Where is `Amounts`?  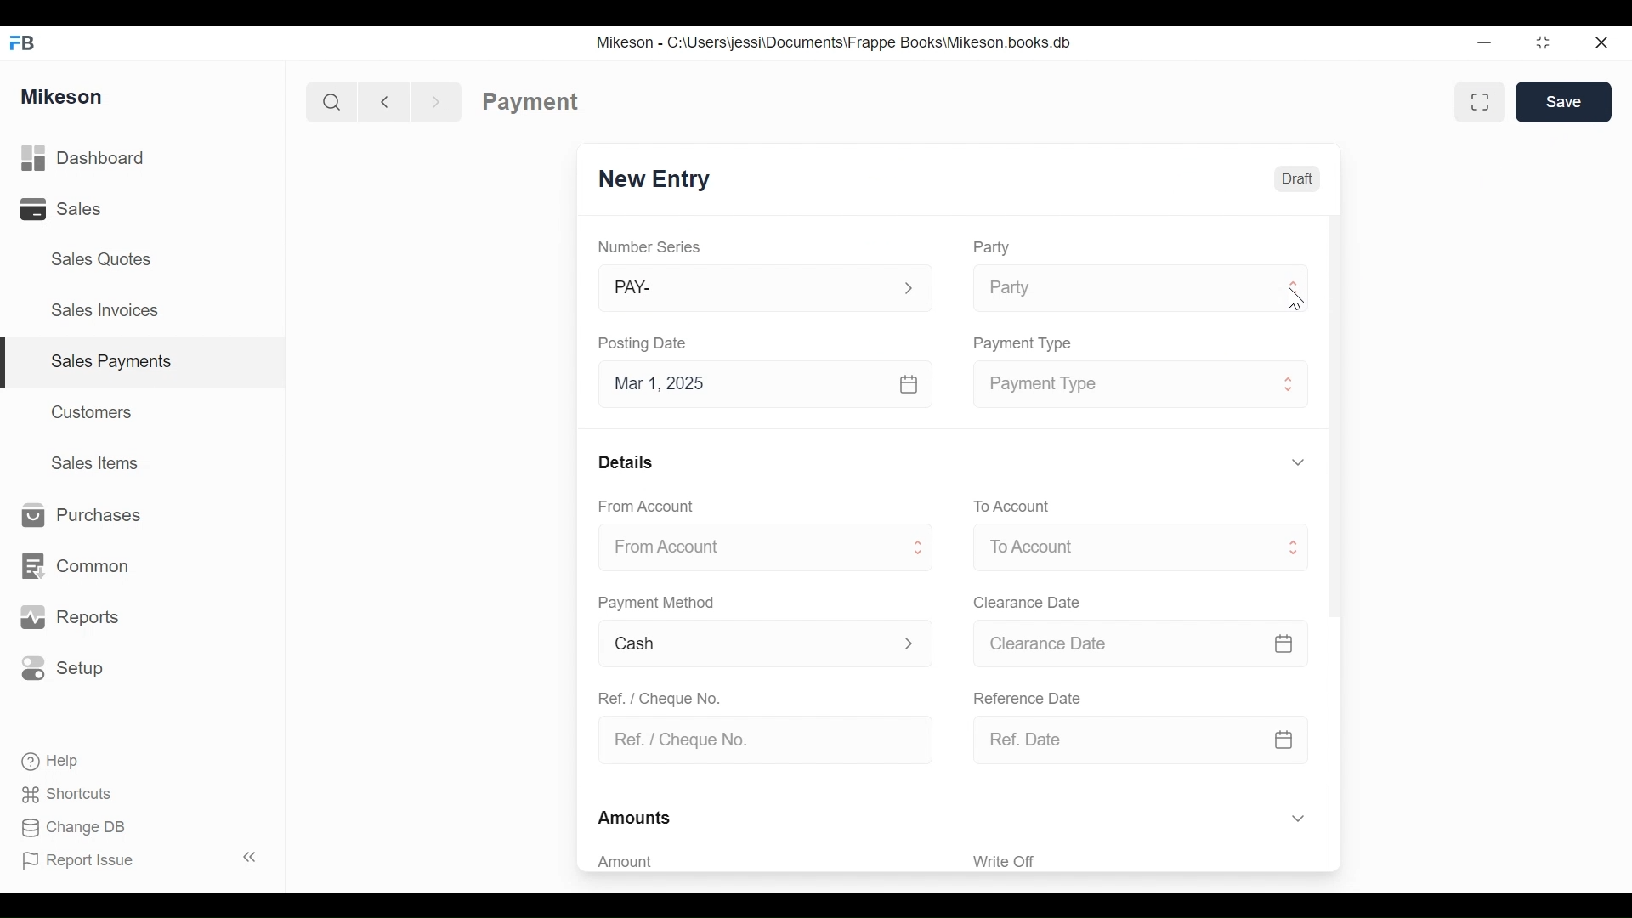
Amounts is located at coordinates (638, 813).